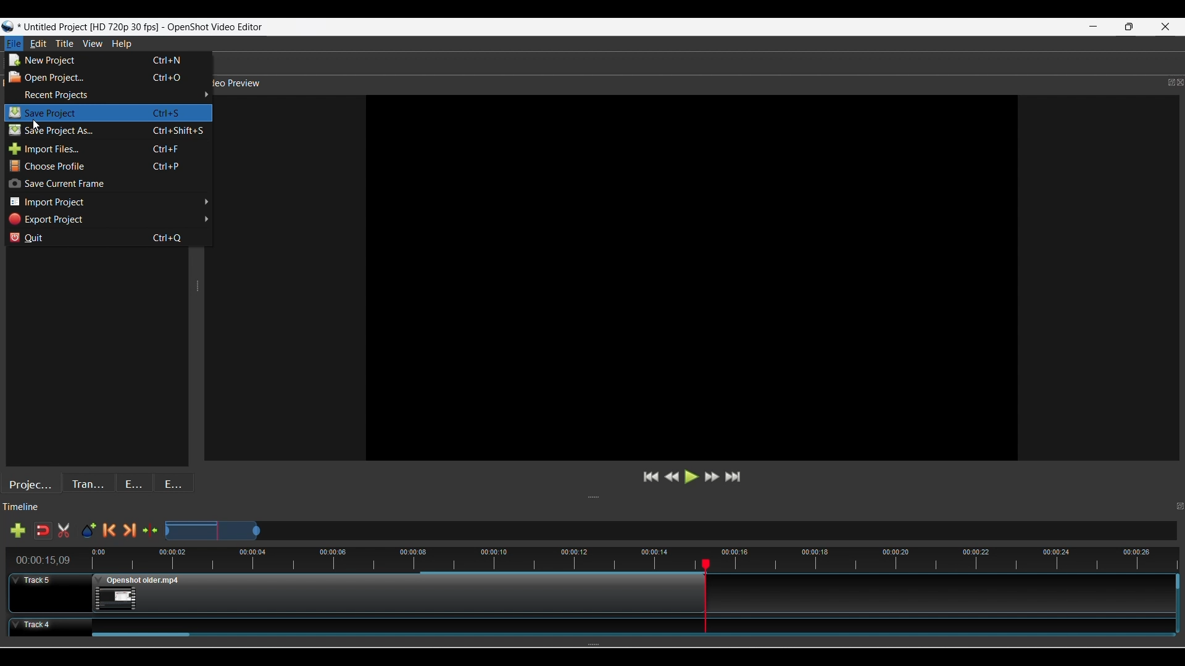 The height and width of the screenshot is (666, 1185). What do you see at coordinates (107, 184) in the screenshot?
I see `Save current frame` at bounding box center [107, 184].